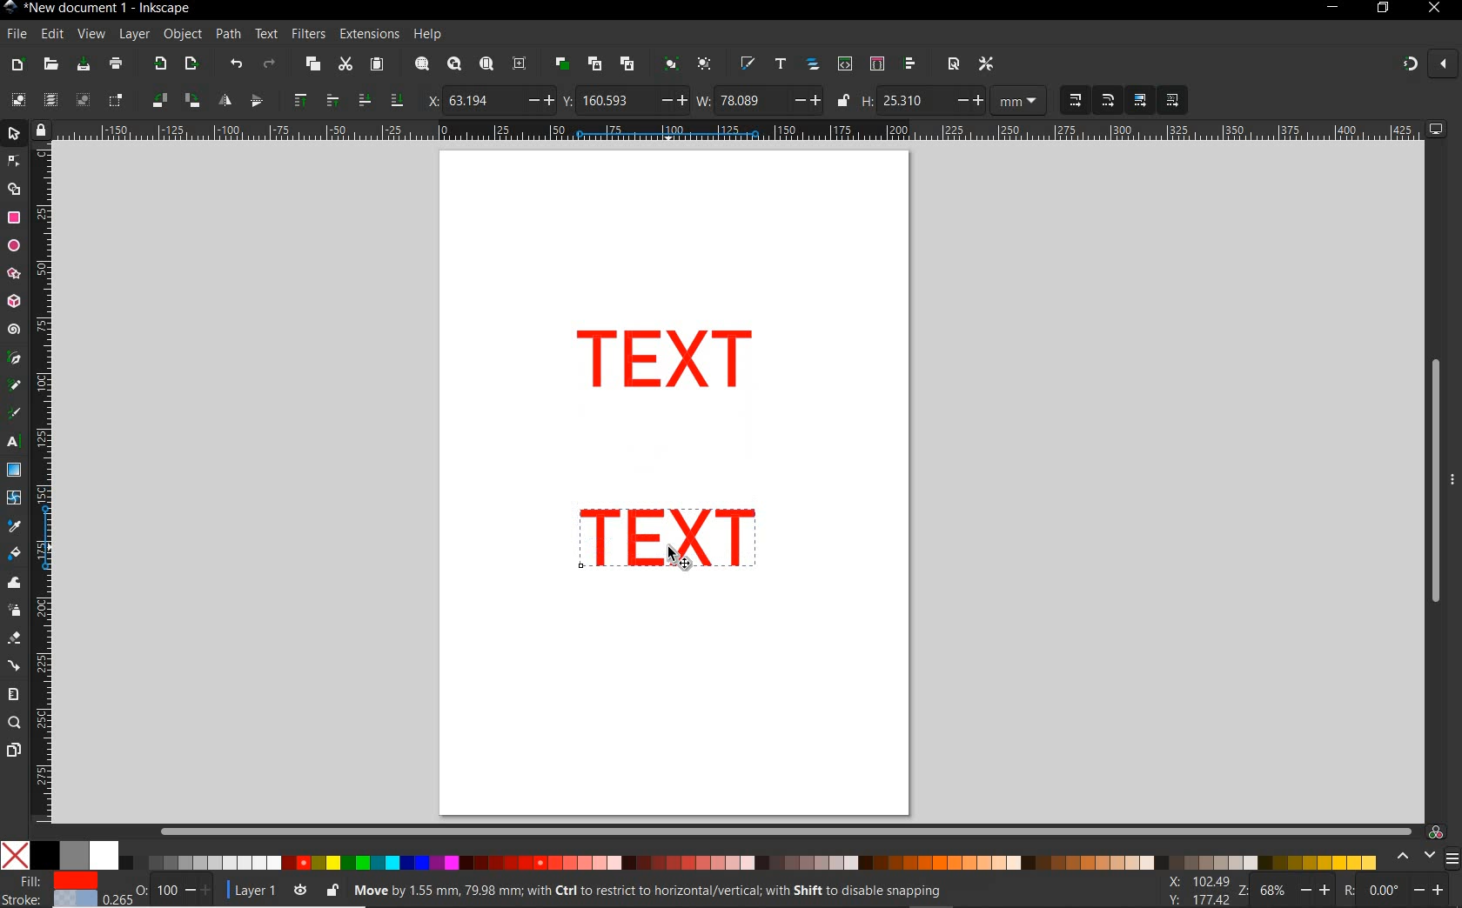  What do you see at coordinates (53, 891) in the screenshot?
I see `fill and stroke` at bounding box center [53, 891].